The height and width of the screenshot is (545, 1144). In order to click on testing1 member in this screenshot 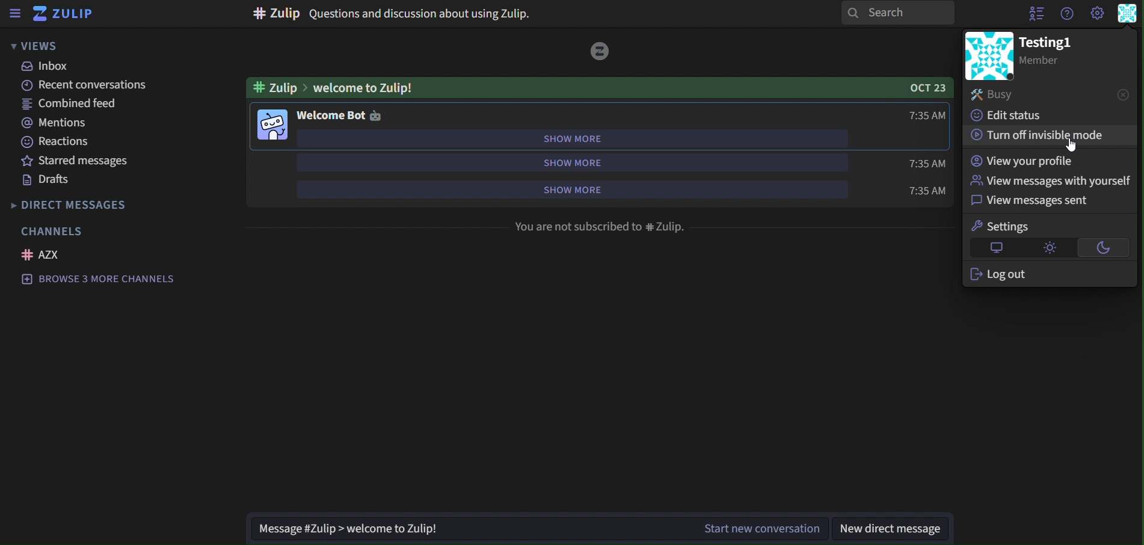, I will do `click(1050, 50)`.